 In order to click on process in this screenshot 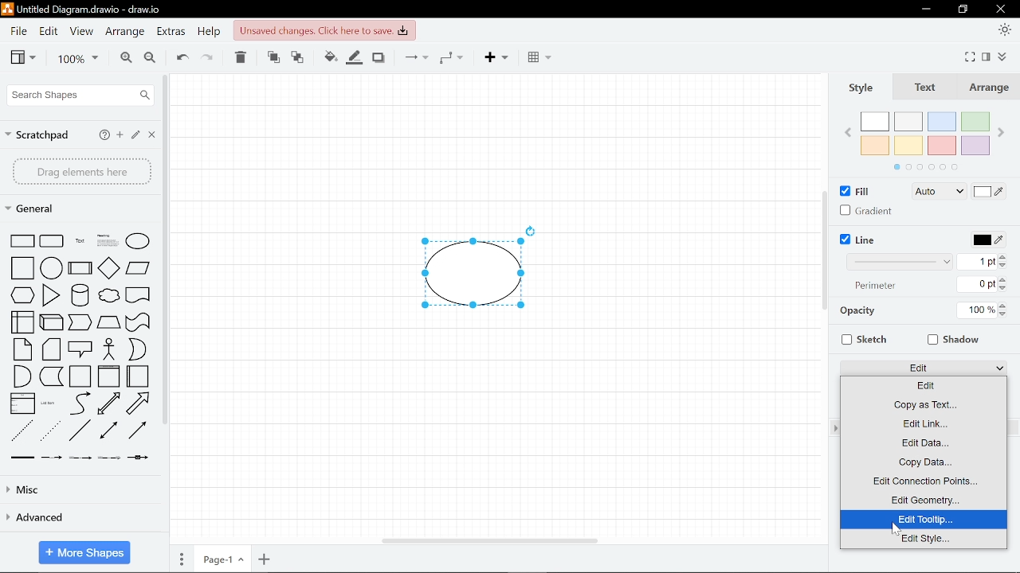, I will do `click(80, 268)`.